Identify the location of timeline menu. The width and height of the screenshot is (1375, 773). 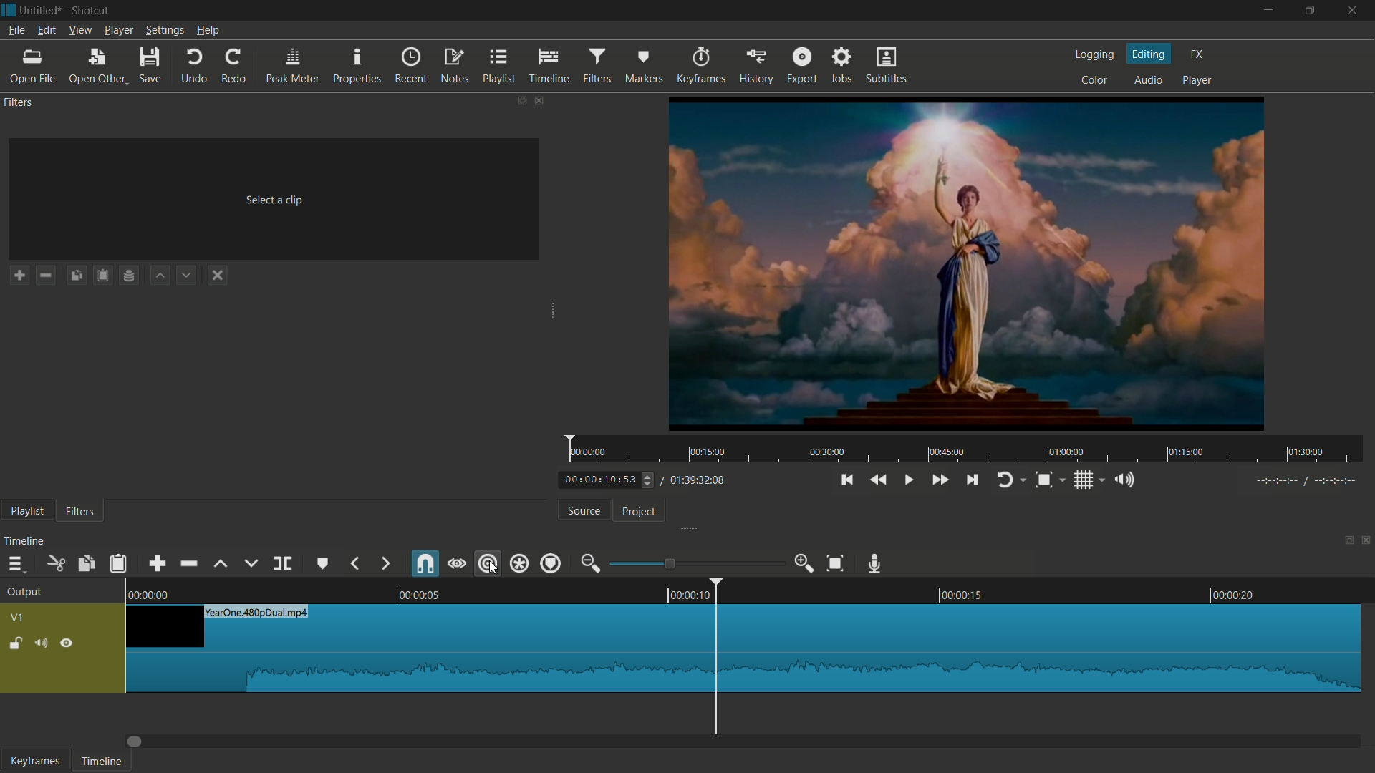
(16, 564).